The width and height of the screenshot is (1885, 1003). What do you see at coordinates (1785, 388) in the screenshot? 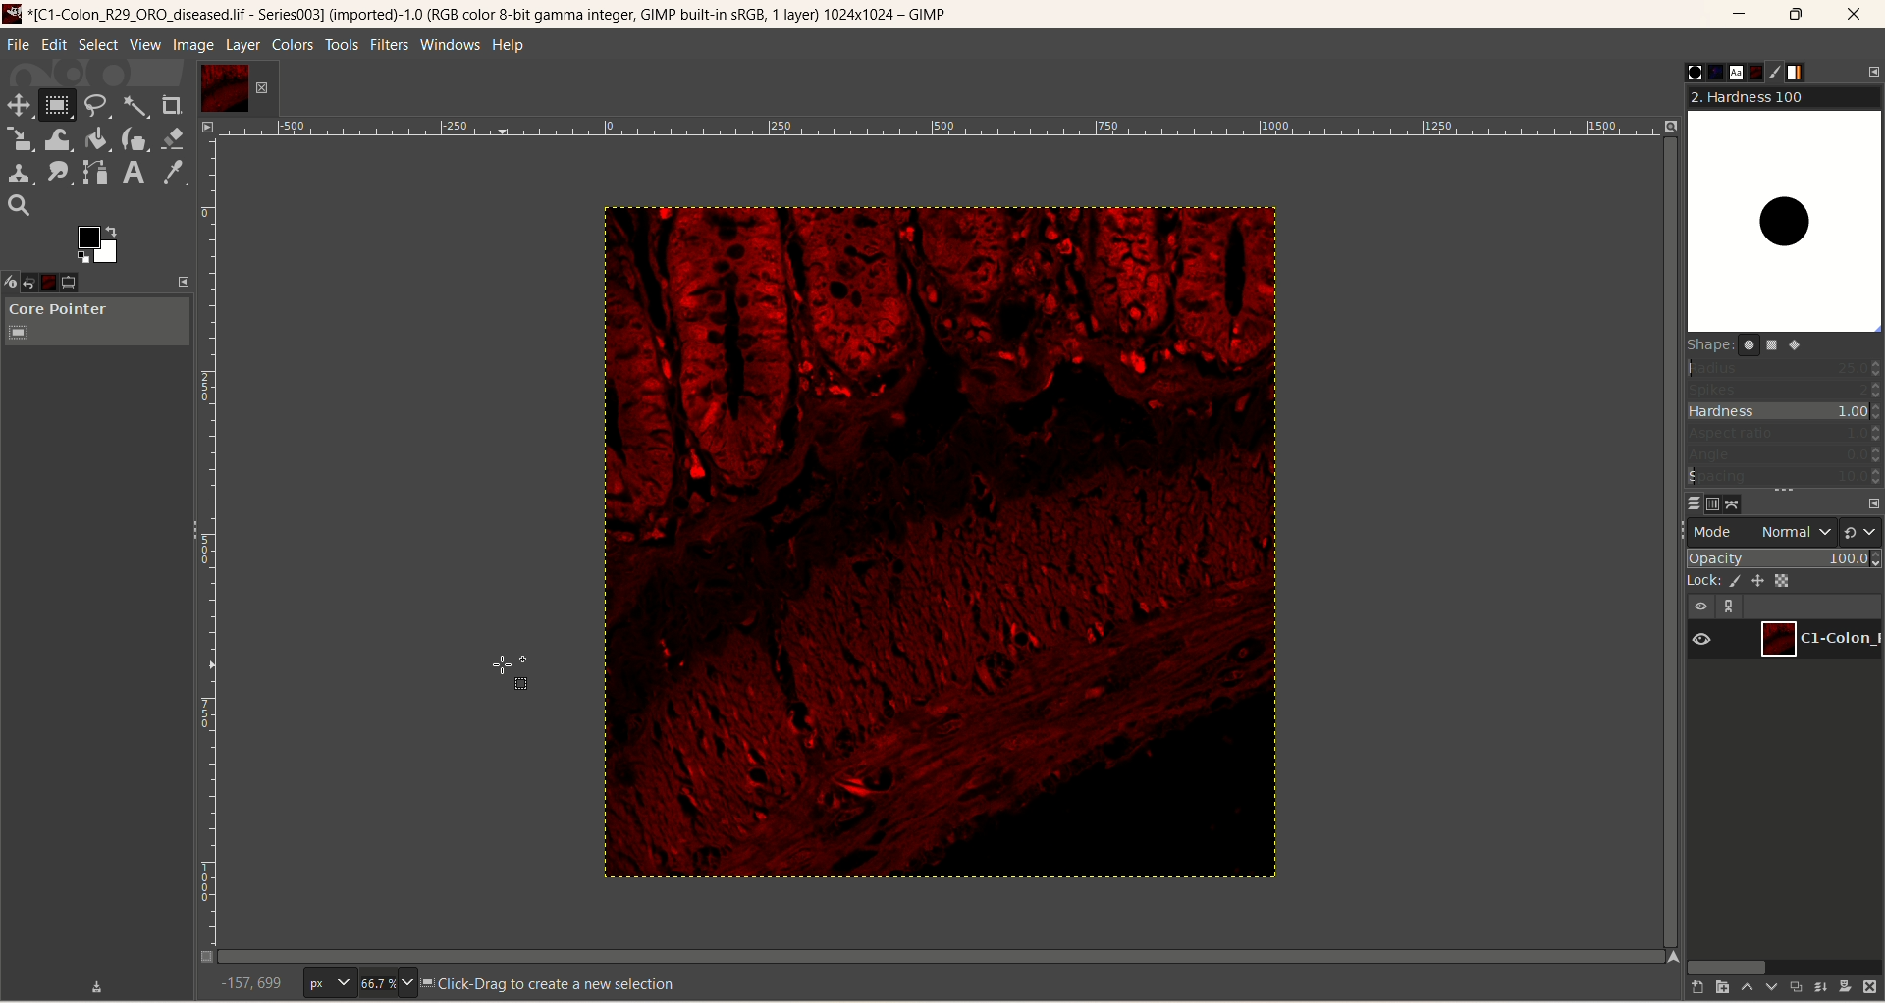
I see `spikes` at bounding box center [1785, 388].